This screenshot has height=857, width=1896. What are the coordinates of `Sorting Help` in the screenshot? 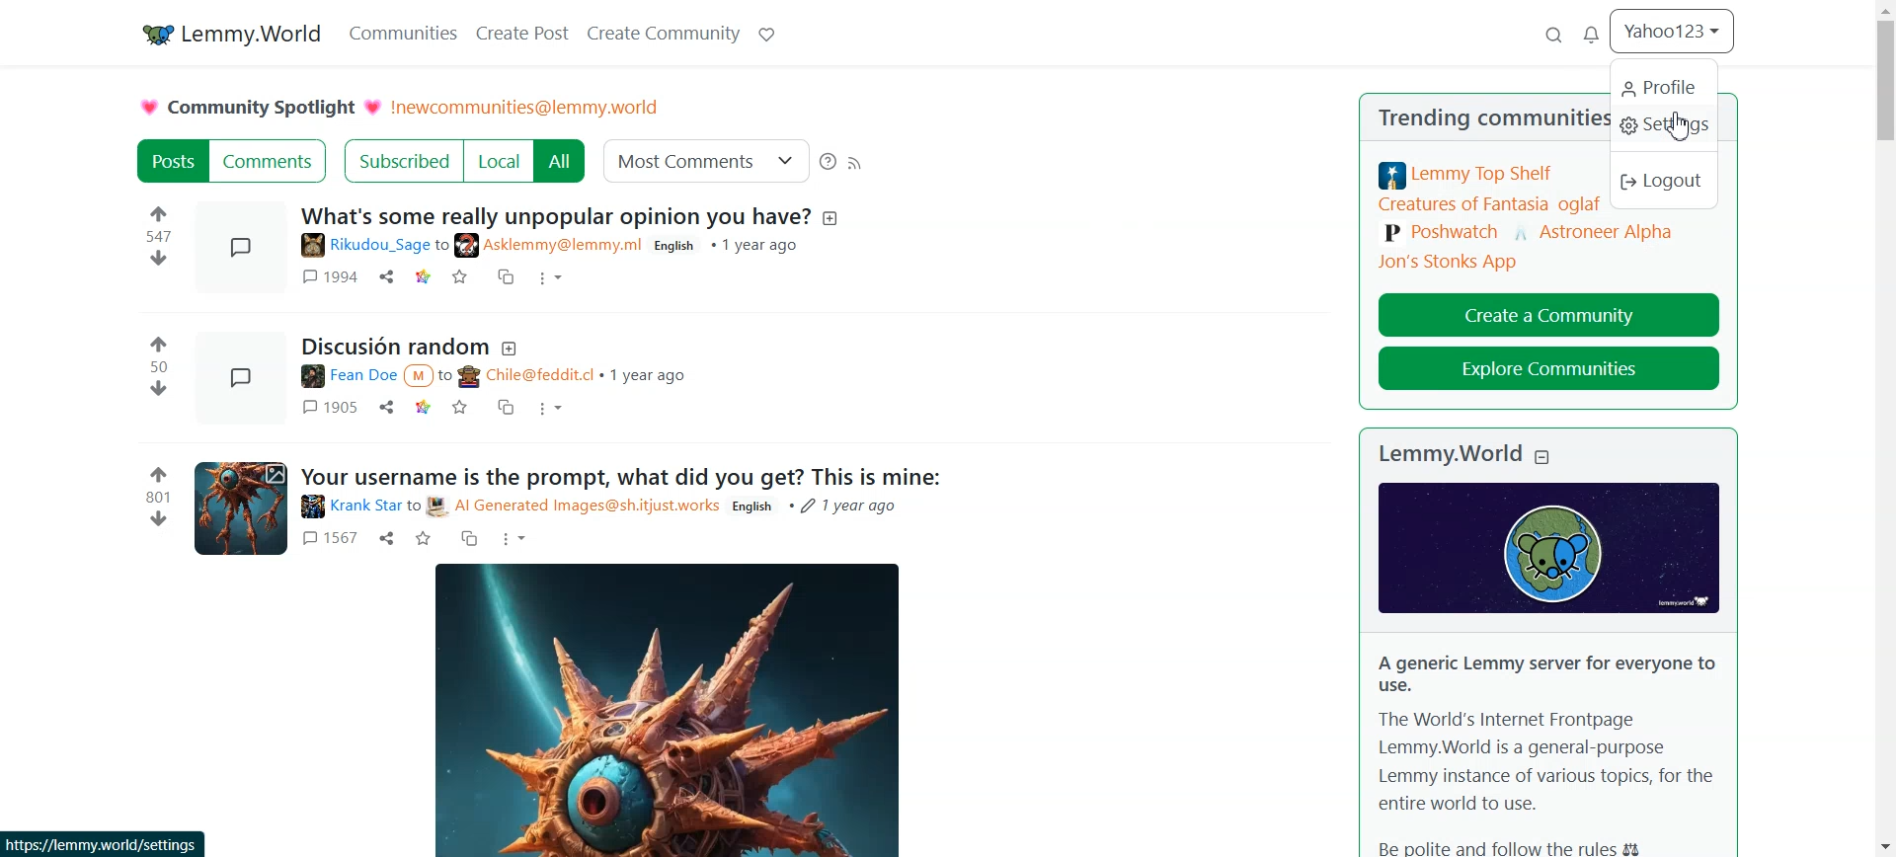 It's located at (829, 161).